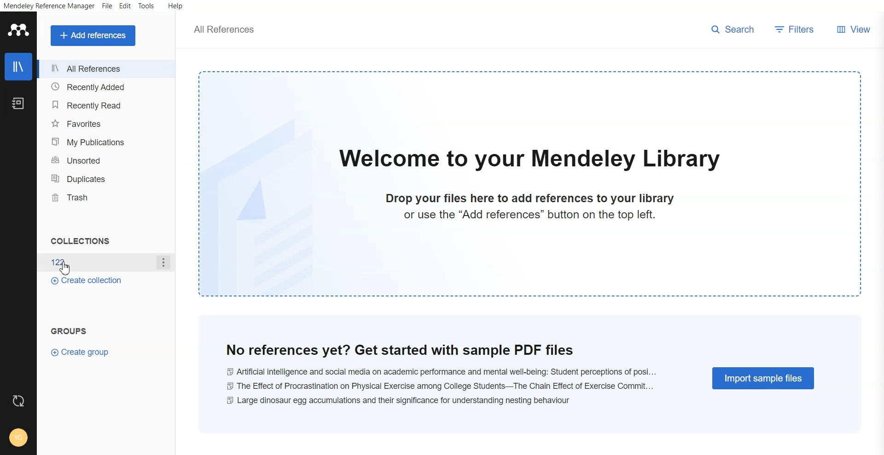 This screenshot has width=884, height=455. What do you see at coordinates (175, 6) in the screenshot?
I see `Help` at bounding box center [175, 6].